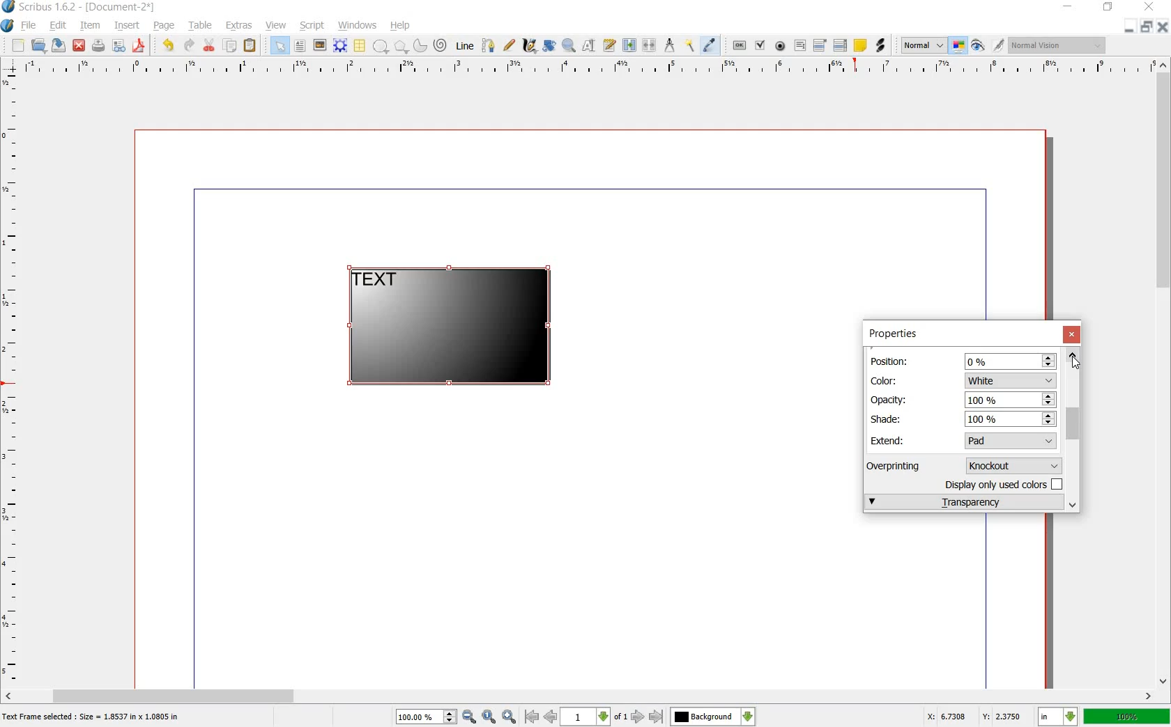 This screenshot has height=727, width=1171. Describe the element at coordinates (299, 46) in the screenshot. I see `text frame` at that location.